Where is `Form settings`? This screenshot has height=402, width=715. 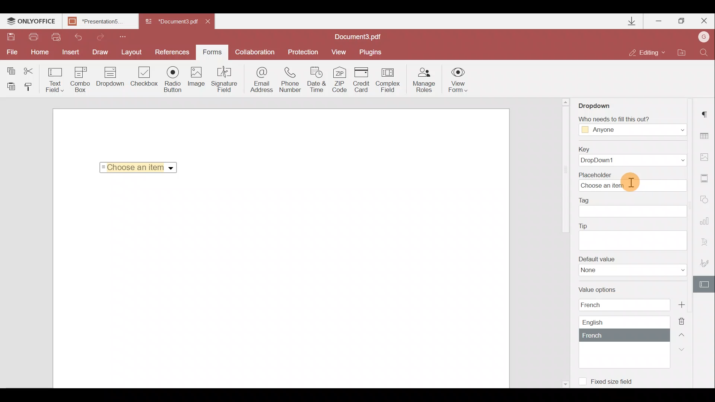 Form settings is located at coordinates (705, 284).